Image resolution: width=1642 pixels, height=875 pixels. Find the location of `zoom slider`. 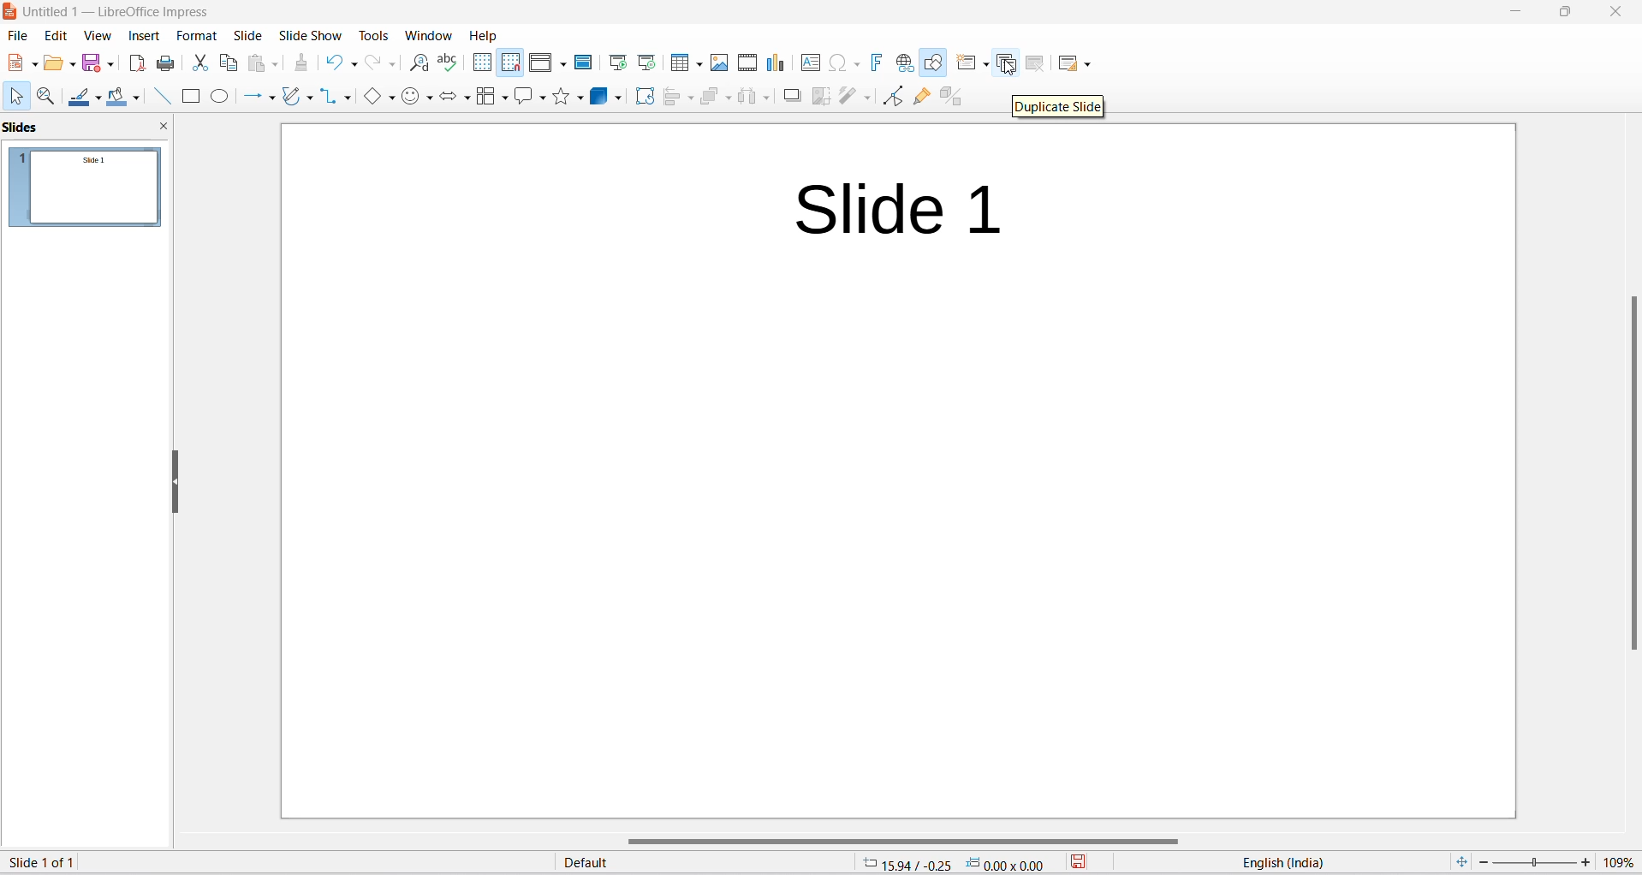

zoom slider is located at coordinates (1535, 863).